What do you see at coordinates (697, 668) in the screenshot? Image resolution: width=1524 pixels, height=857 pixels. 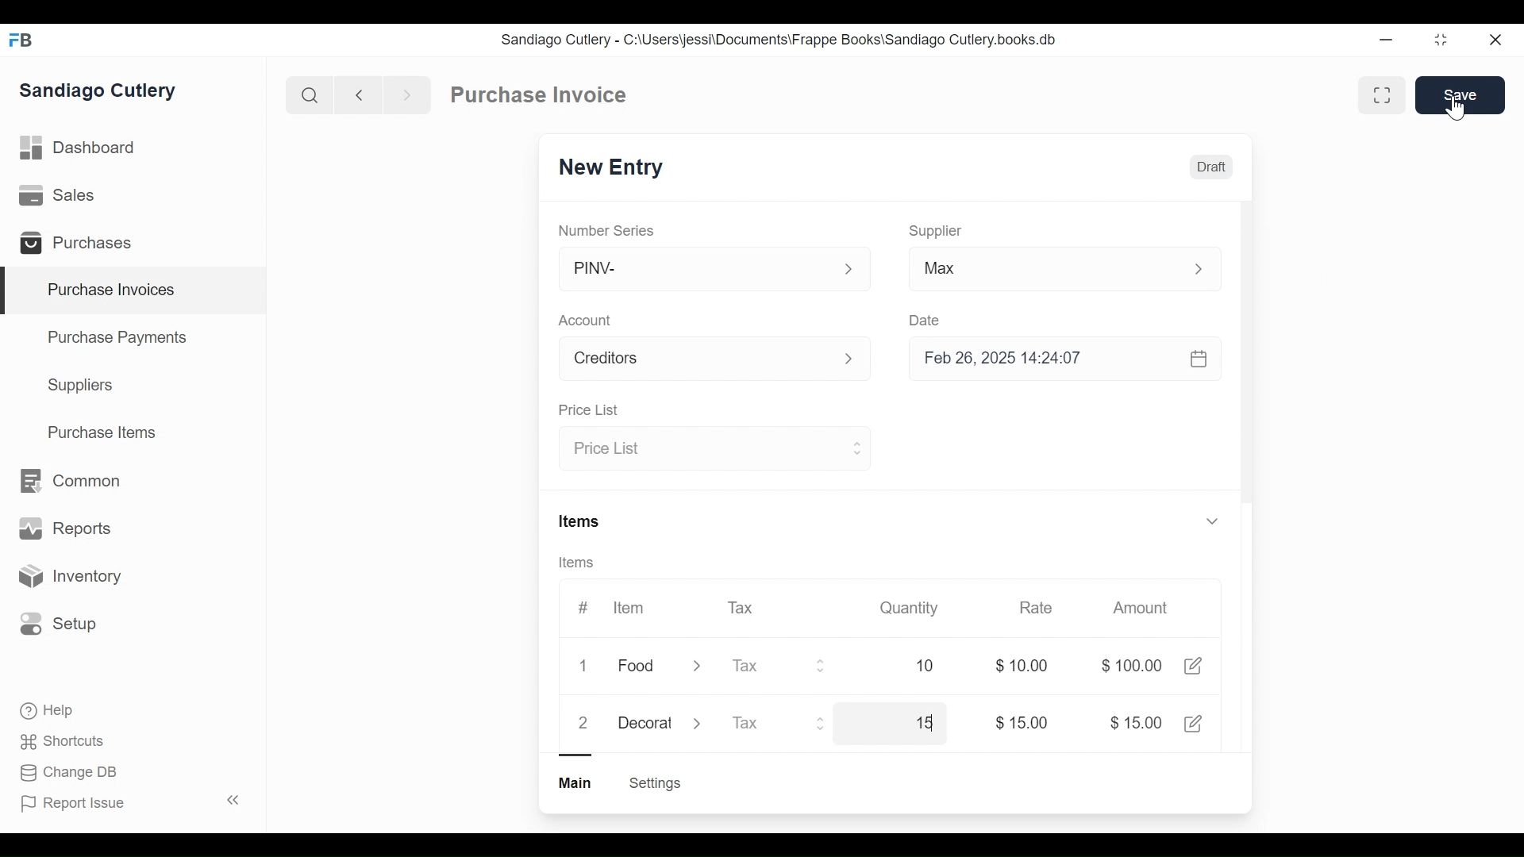 I see `Expand` at bounding box center [697, 668].